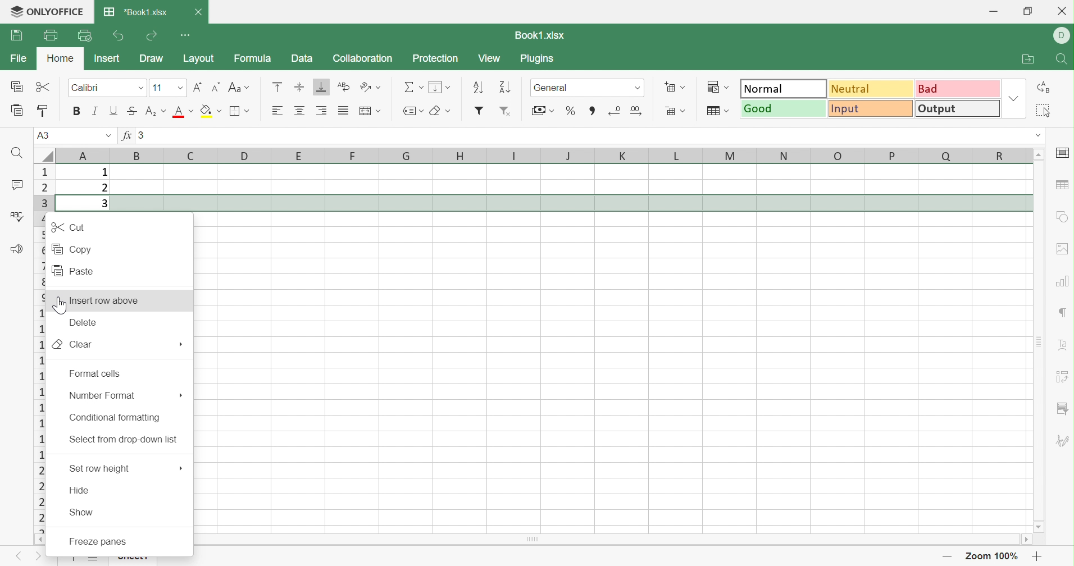 This screenshot has width=1074, height=566. Describe the element at coordinates (1062, 283) in the screenshot. I see `Chart settings` at that location.